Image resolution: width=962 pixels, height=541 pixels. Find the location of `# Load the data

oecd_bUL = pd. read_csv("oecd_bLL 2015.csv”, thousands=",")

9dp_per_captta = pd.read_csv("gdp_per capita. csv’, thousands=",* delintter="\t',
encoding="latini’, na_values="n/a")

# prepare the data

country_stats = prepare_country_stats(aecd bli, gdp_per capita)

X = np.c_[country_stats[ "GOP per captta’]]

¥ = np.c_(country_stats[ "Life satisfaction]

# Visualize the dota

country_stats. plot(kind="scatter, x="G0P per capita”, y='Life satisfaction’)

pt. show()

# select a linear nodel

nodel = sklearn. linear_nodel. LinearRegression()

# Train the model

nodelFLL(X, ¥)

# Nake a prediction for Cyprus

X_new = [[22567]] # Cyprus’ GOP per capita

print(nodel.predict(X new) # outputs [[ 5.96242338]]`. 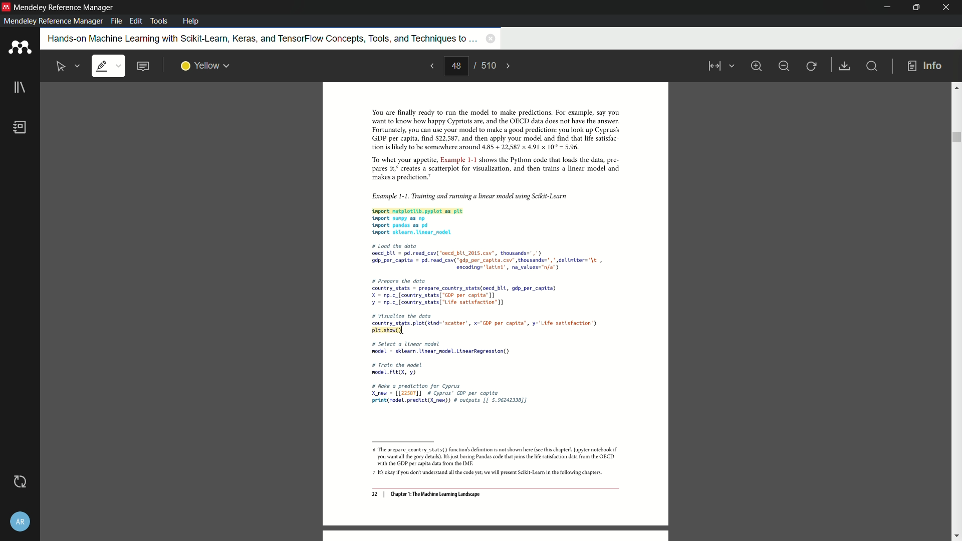

# Load the data

oecd_bUL = pd. read_csv("oecd_bLL 2015.csv”, thousands=",")

9dp_per_captta = pd.read_csv("gdp_per capita. csv’, thousands=",* delintter="\t',
encoding="latini’, na_values="n/a")

# prepare the data

country_stats = prepare_country_stats(aecd bli, gdp_per capita)

X = np.c_[country_stats[ "GOP per captta’]]

¥ = np.c_(country_stats[ "Life satisfaction]

# Visualize the dota

country_stats. plot(kind="scatter, x="G0P per capita”, y='Life satisfaction’)

pt. show()

# select a linear nodel

nodel = sklearn. linear_nodel. LinearRegression()

# Train the model

nodelFLL(X, ¥)

# Nake a prediction for Cyprus

X_new = [[22567]] # Cyprus’ GOP per capita

print(nodel.predict(X new) # outputs [[ 5.96242338]] is located at coordinates (490, 327).